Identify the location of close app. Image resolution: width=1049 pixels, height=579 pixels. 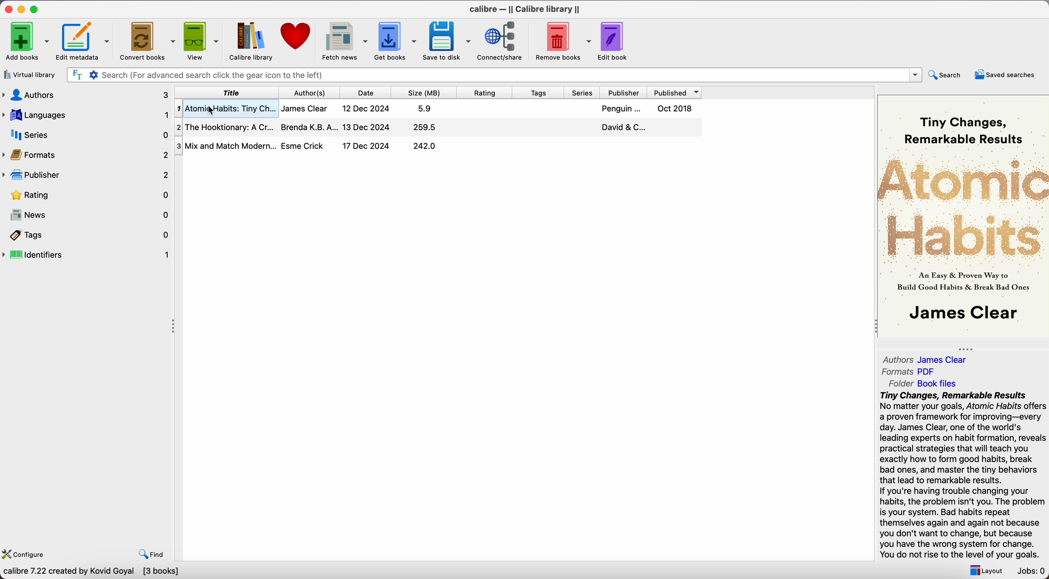
(9, 9).